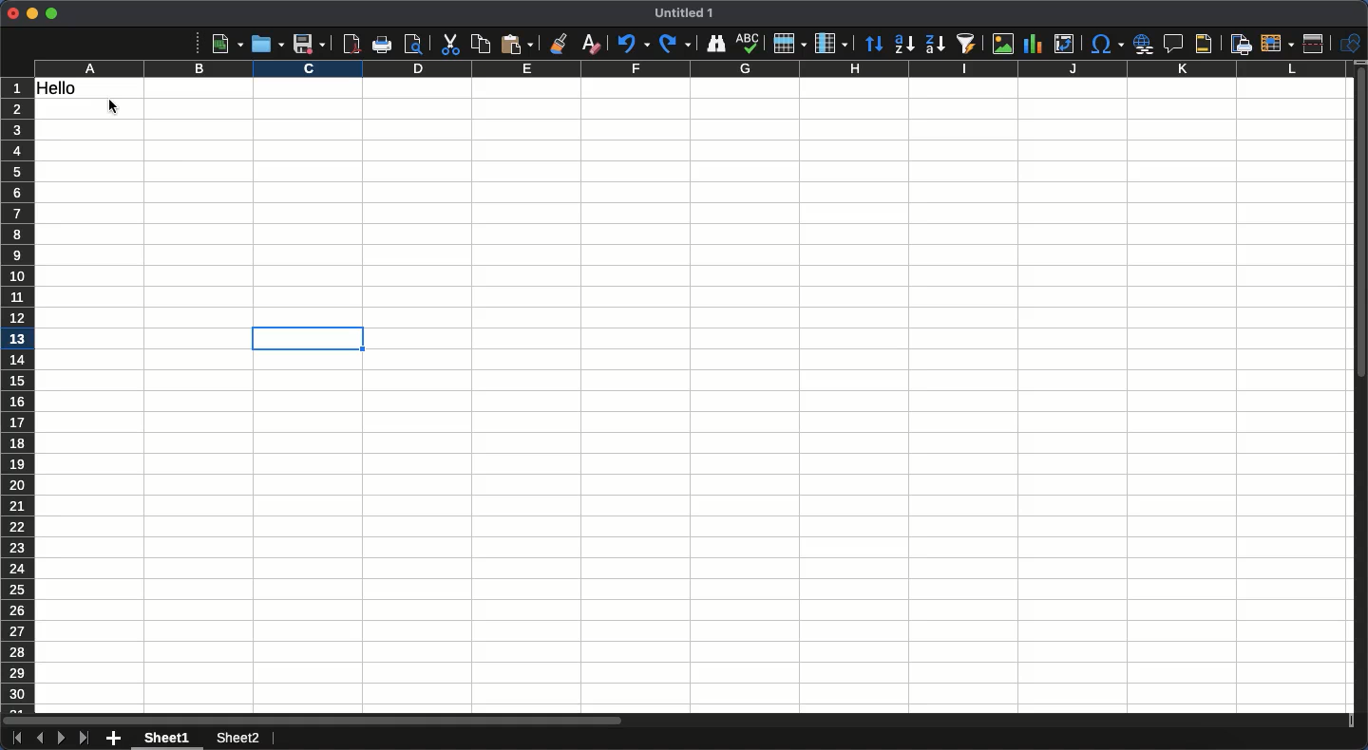 The height and width of the screenshot is (750, 1368). I want to click on Insert comment, so click(1176, 45).